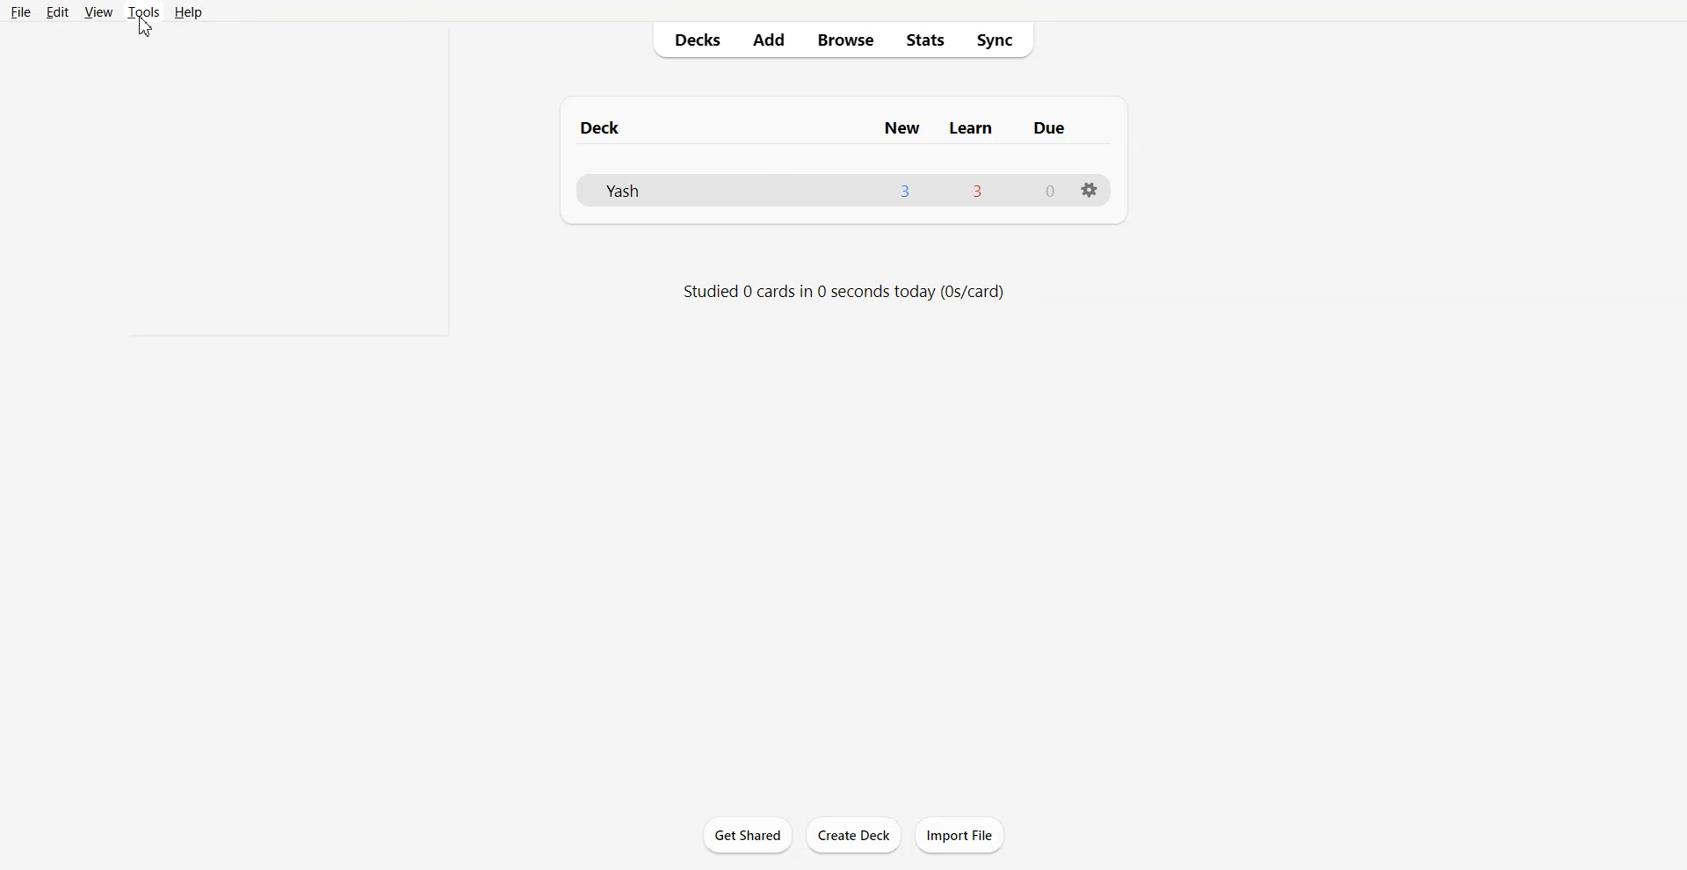 Image resolution: width=1687 pixels, height=870 pixels. What do you see at coordinates (1052, 190) in the screenshot?
I see `0` at bounding box center [1052, 190].